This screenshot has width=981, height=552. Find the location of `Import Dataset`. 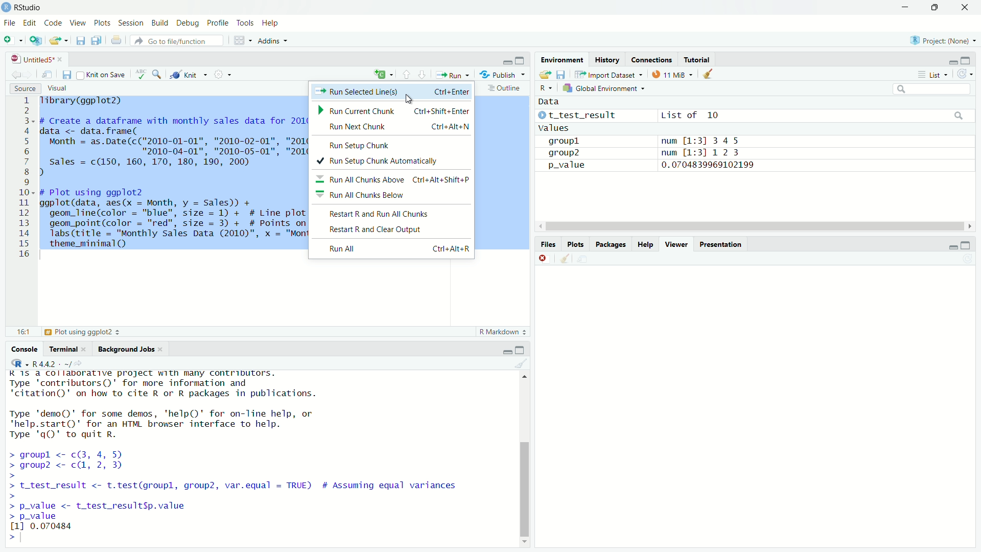

Import Dataset is located at coordinates (606, 75).